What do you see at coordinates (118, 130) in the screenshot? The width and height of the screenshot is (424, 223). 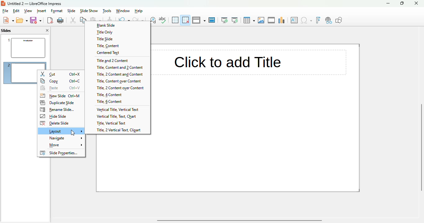 I see `title, 2 vertical text, clipart` at bounding box center [118, 130].